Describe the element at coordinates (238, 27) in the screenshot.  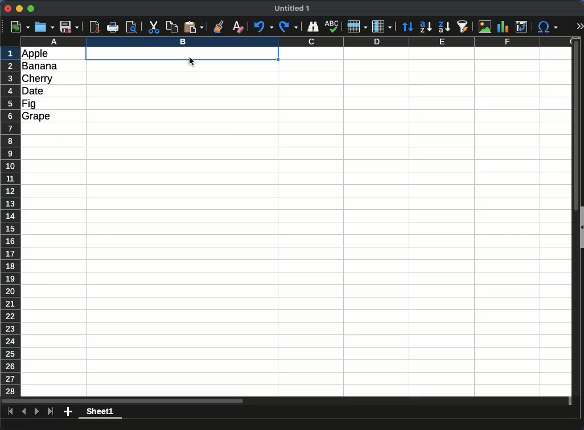
I see `clear formatting` at that location.